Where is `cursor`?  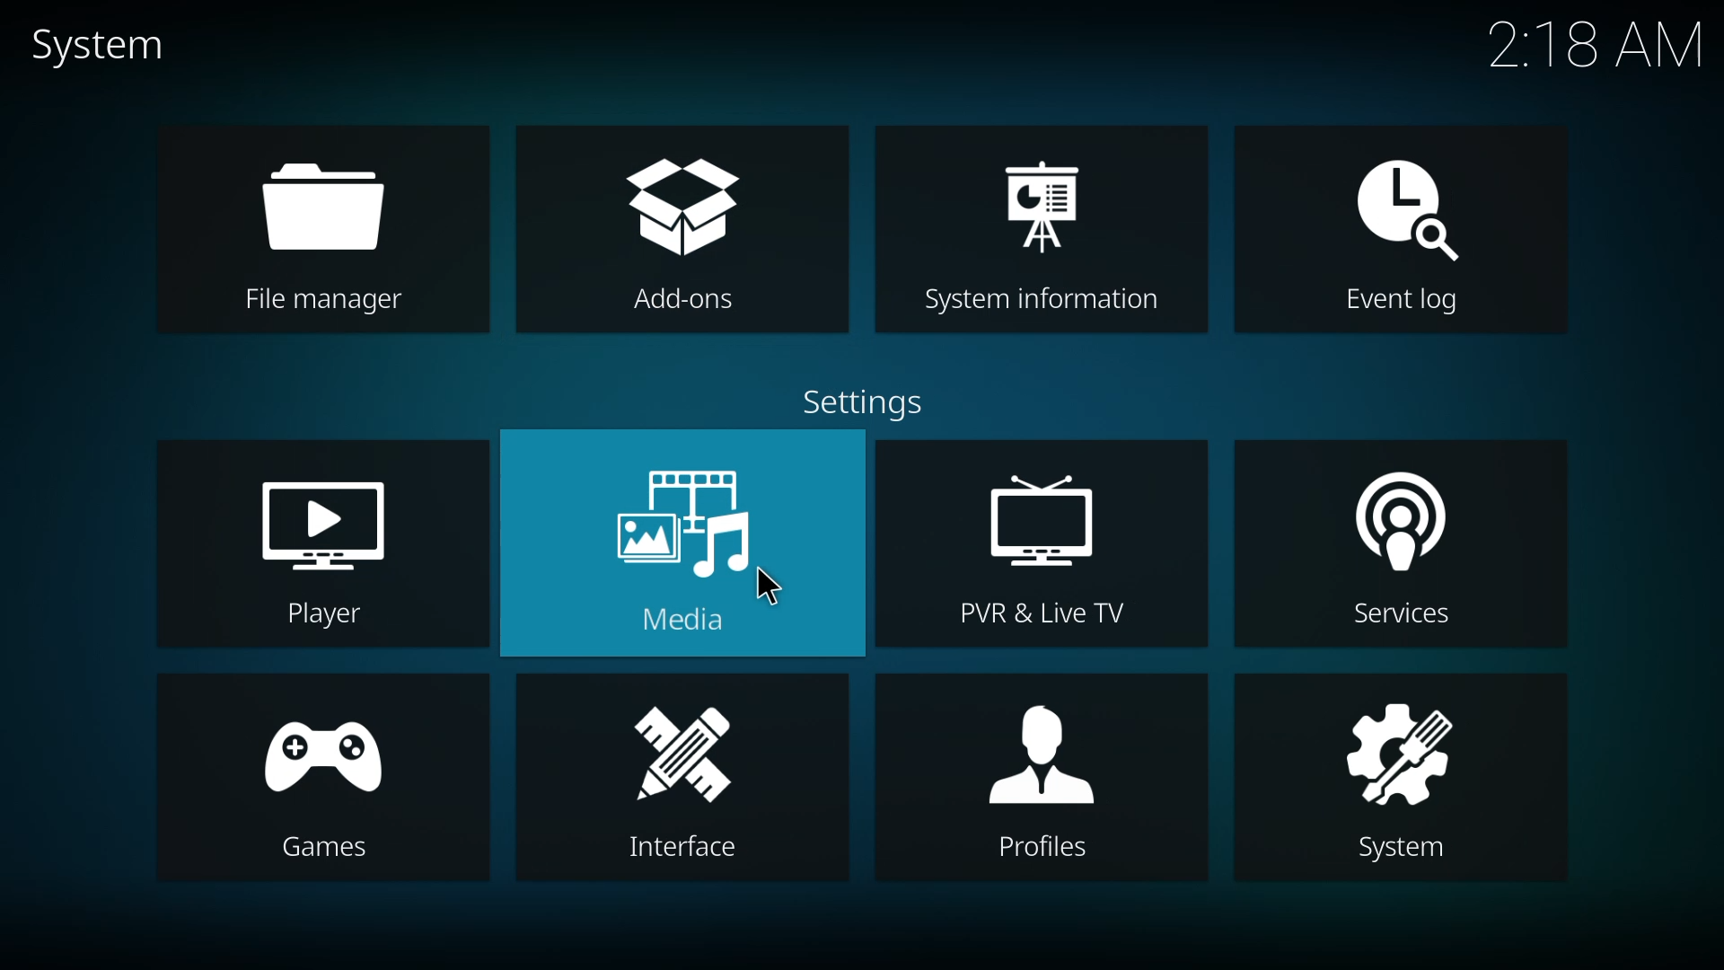 cursor is located at coordinates (778, 591).